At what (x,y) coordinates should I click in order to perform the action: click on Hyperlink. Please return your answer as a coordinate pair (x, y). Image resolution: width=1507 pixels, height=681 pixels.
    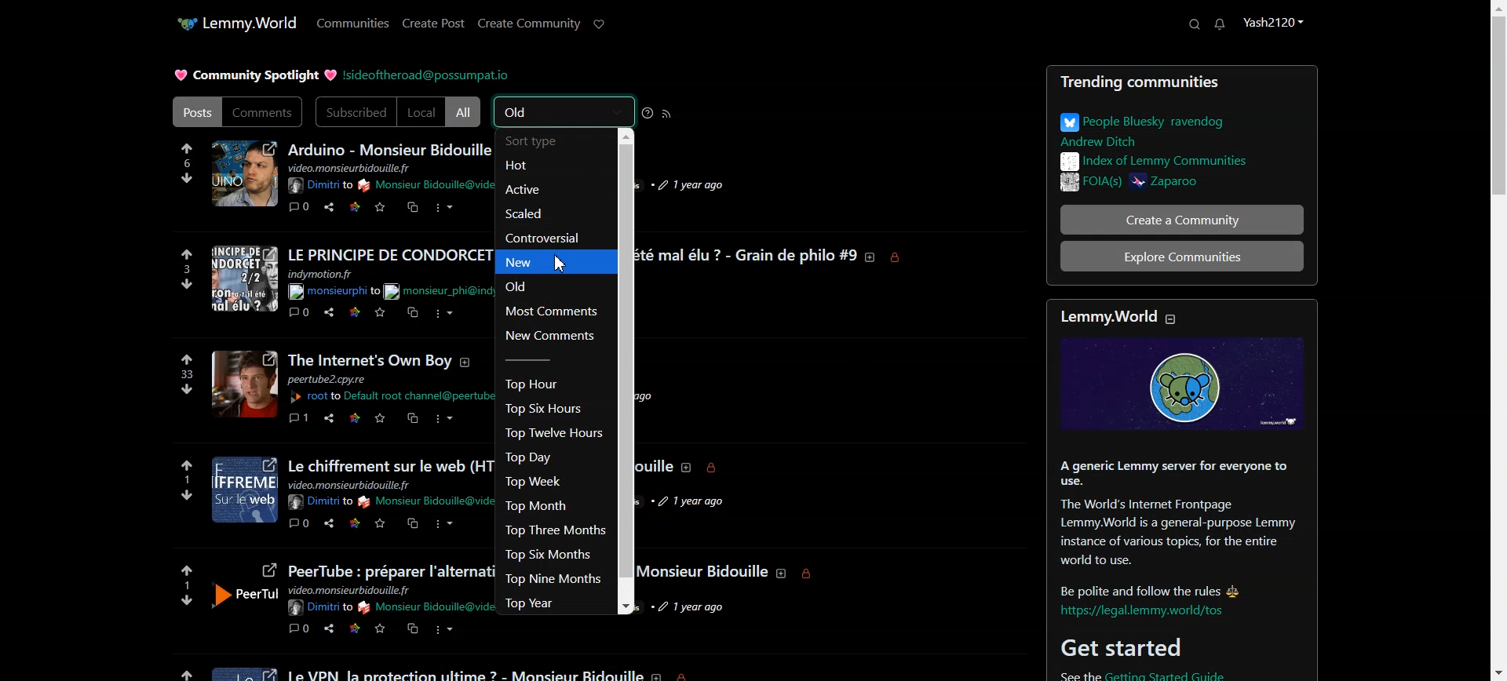
    Looking at the image, I should click on (319, 184).